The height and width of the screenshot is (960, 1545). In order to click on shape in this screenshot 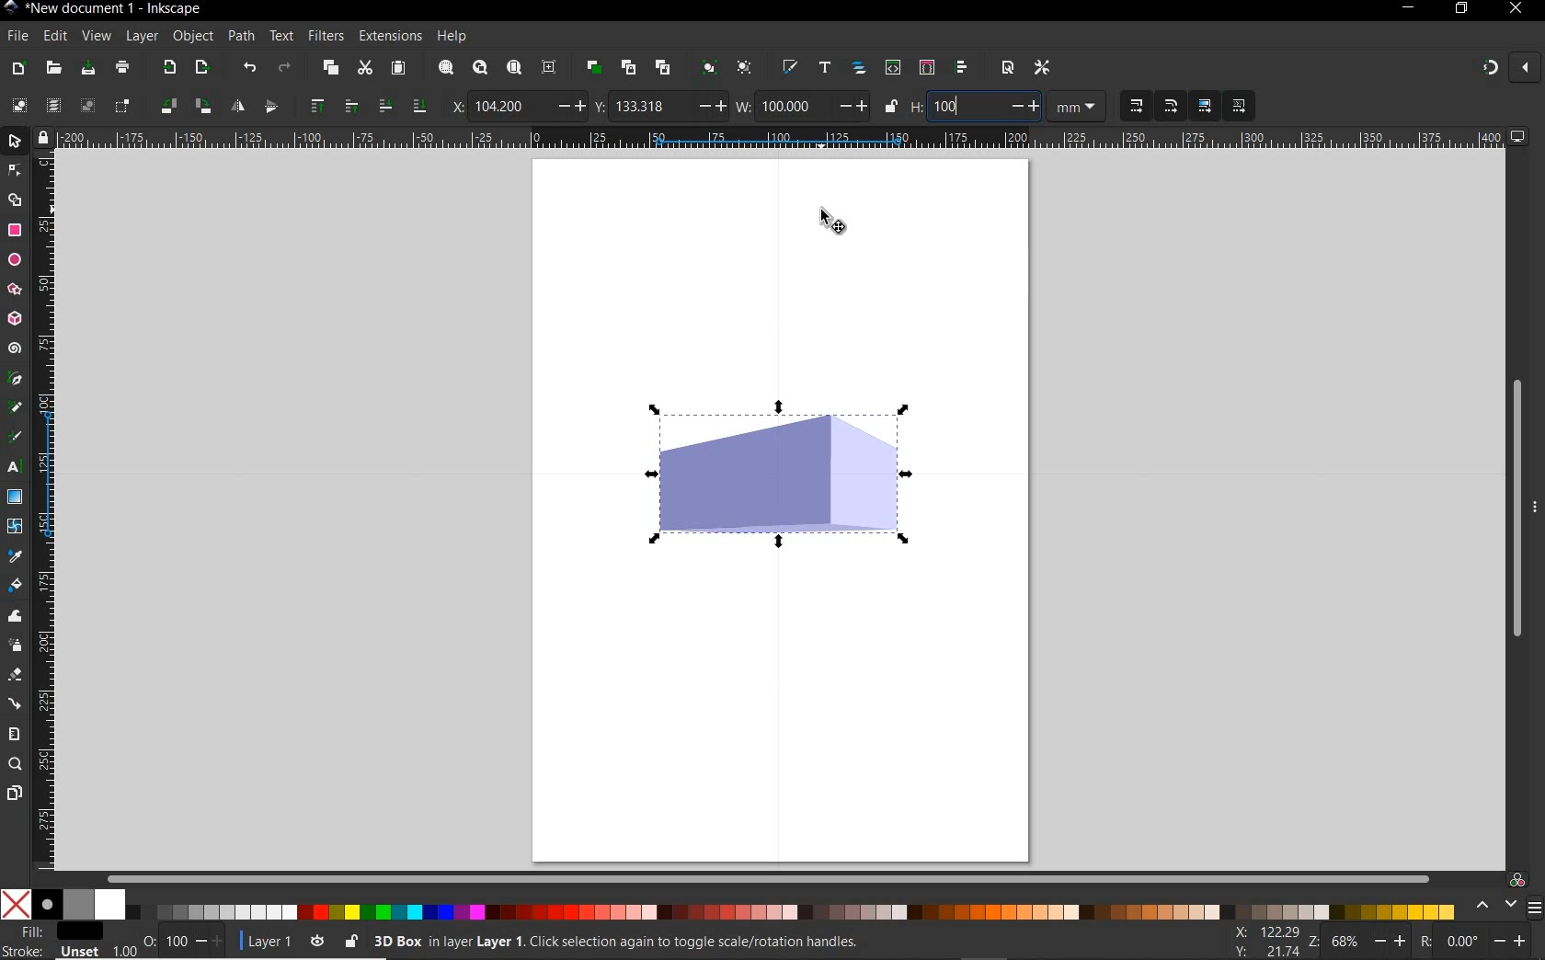, I will do `click(784, 475)`.